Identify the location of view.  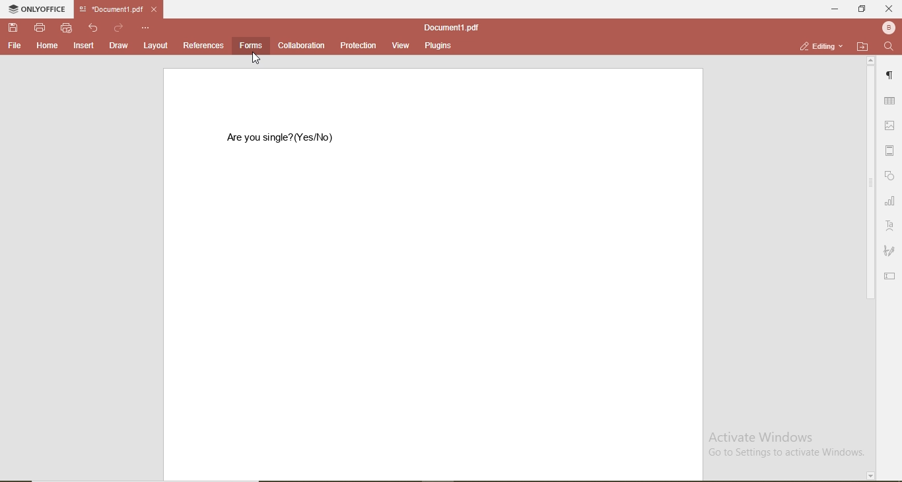
(401, 46).